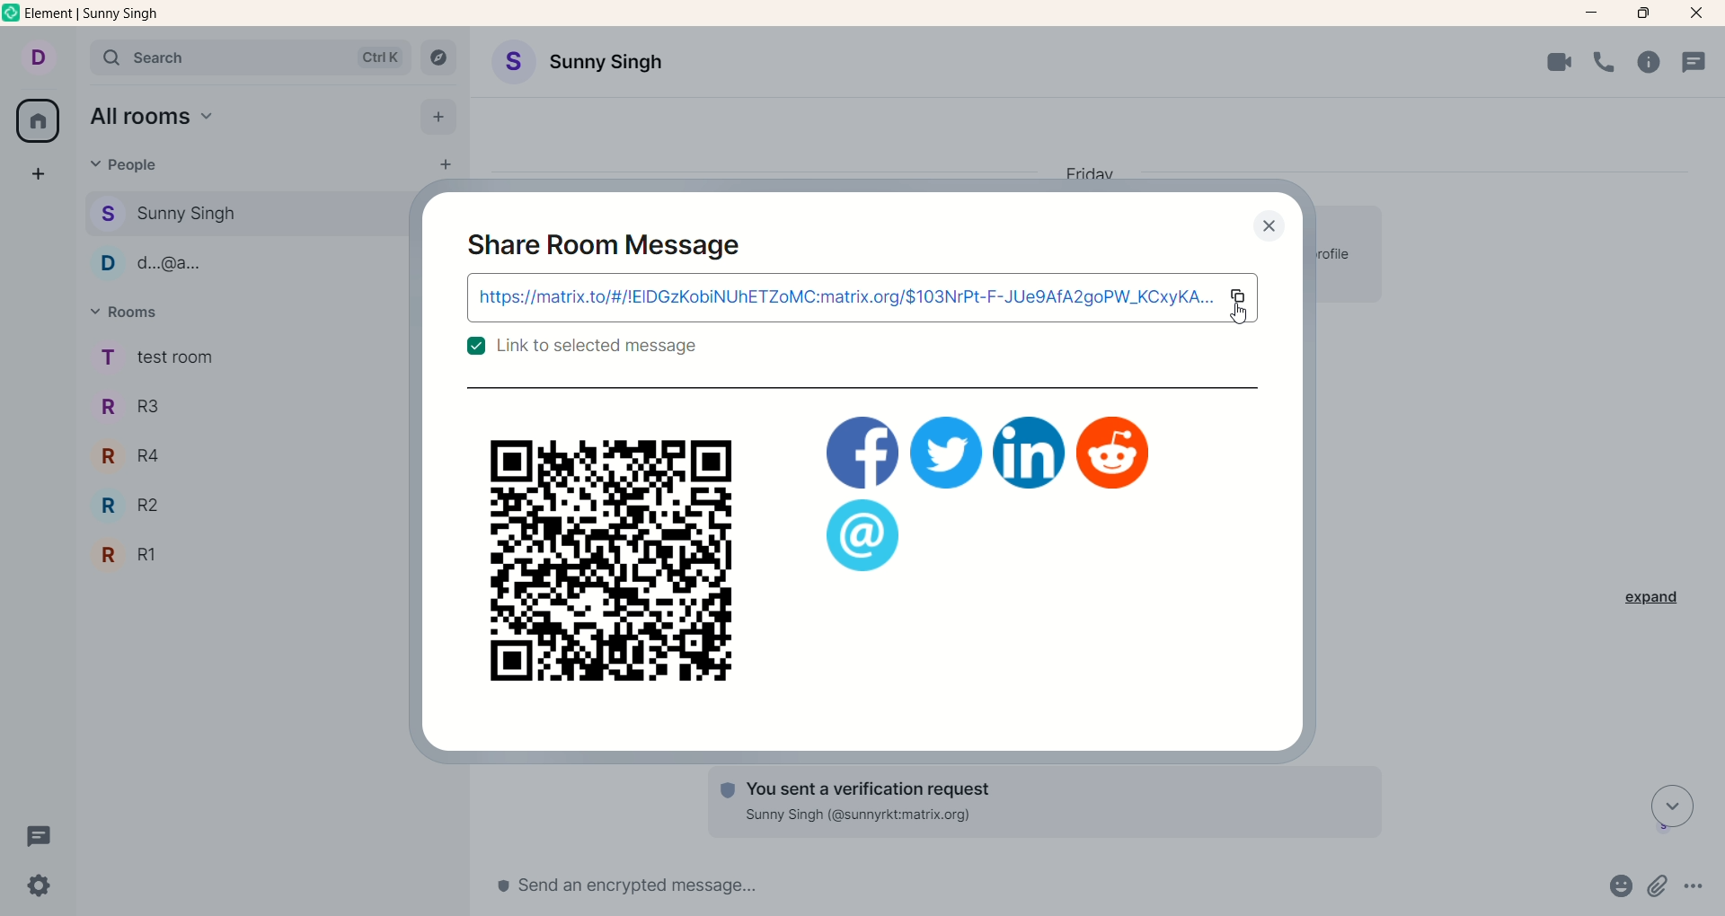 Image resolution: width=1725 pixels, height=916 pixels. What do you see at coordinates (46, 886) in the screenshot?
I see `settings` at bounding box center [46, 886].